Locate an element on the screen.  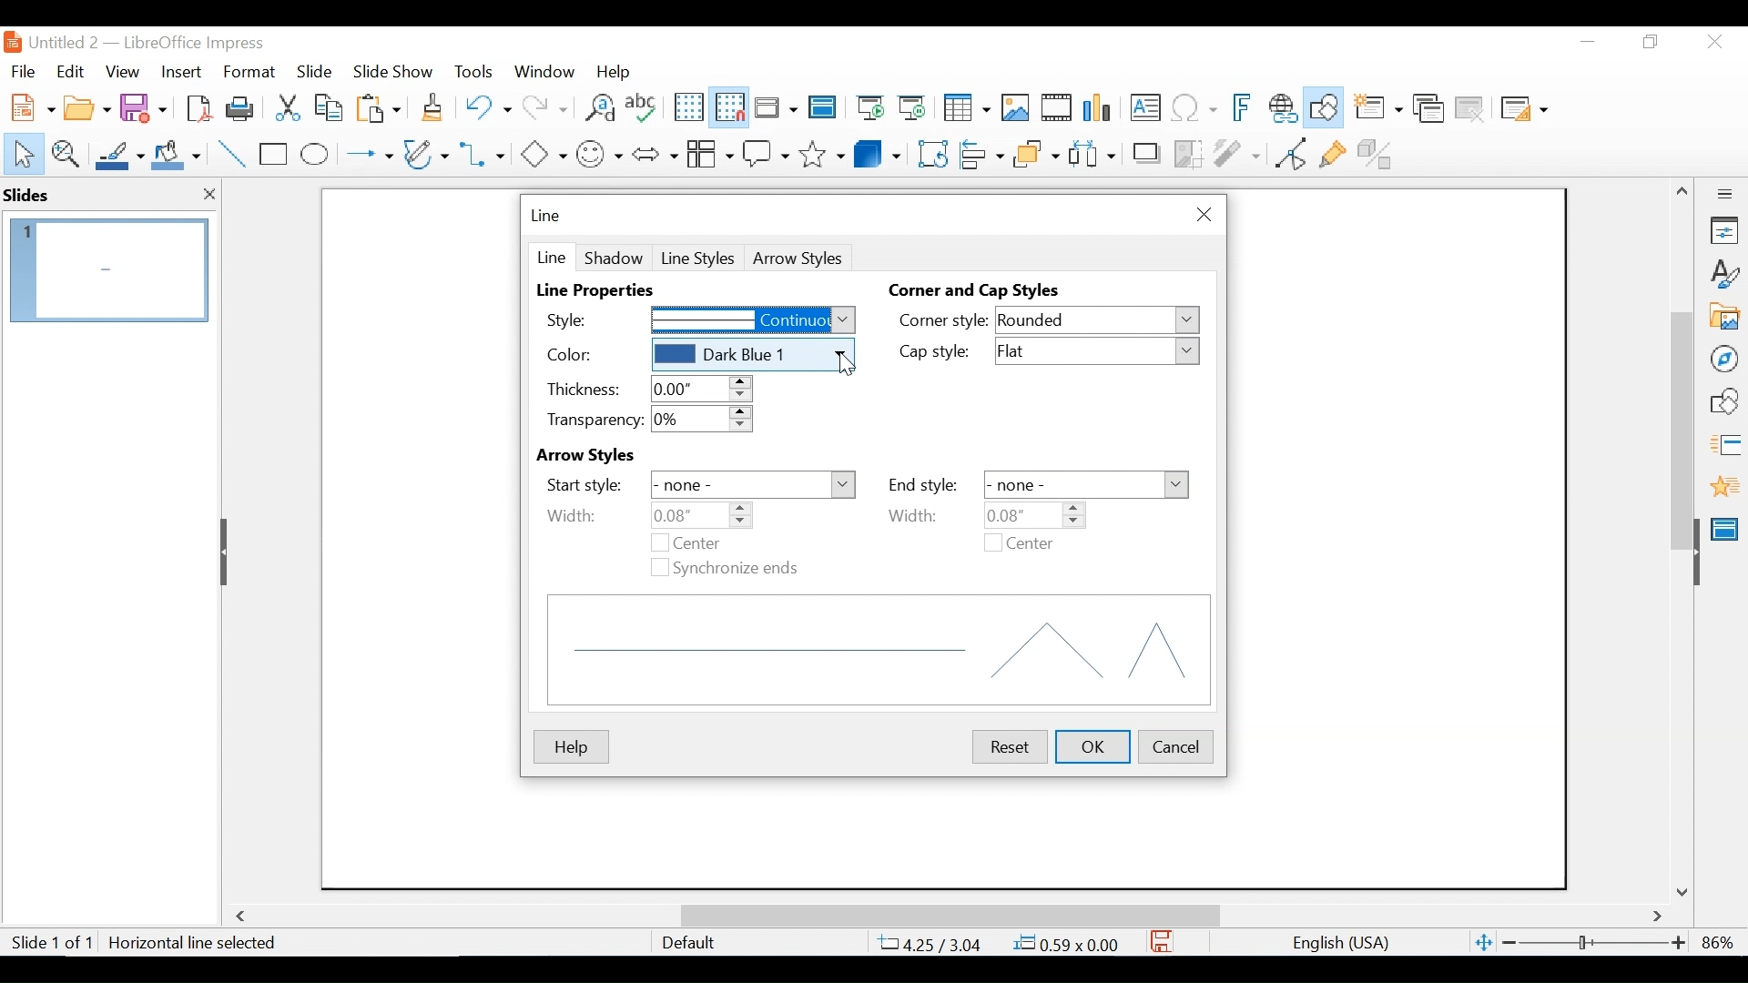
Scroll Right is located at coordinates (1658, 917).